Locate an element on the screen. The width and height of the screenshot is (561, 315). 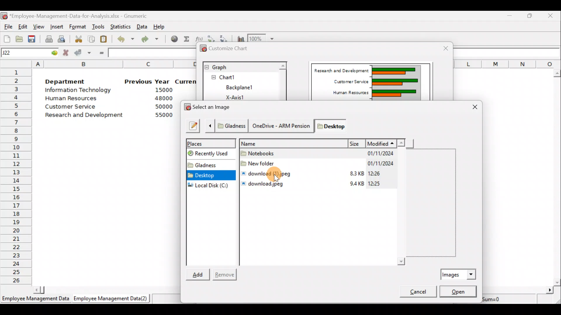
Minimize is located at coordinates (510, 16).